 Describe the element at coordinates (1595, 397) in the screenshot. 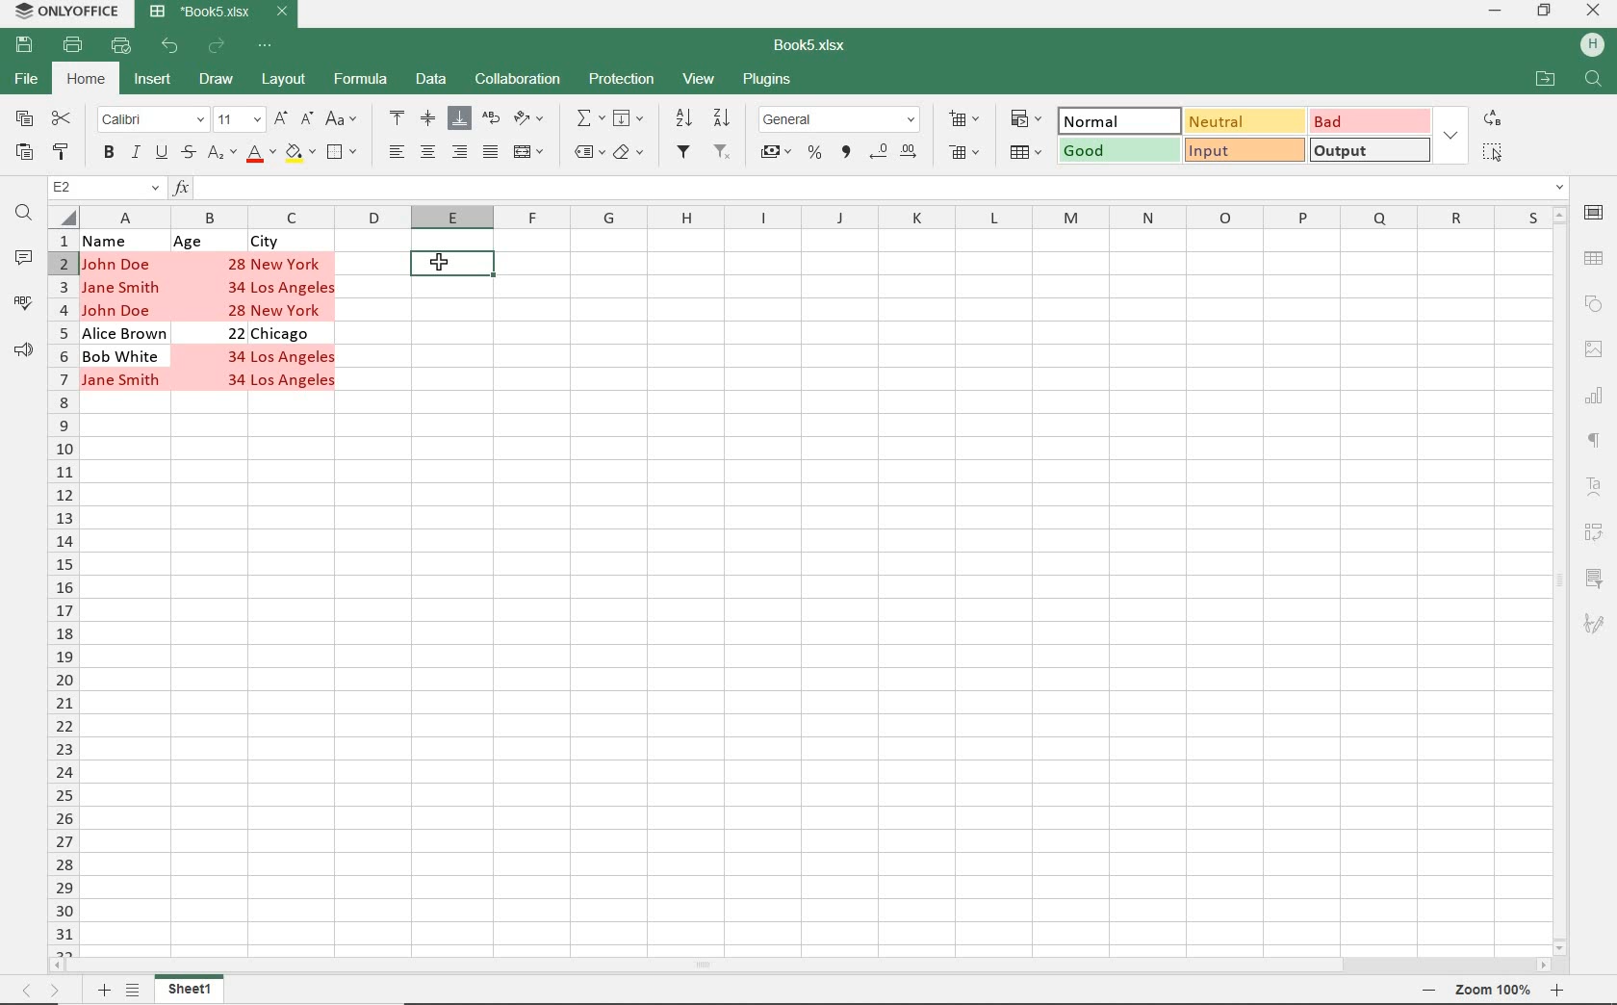

I see `CHART` at that location.